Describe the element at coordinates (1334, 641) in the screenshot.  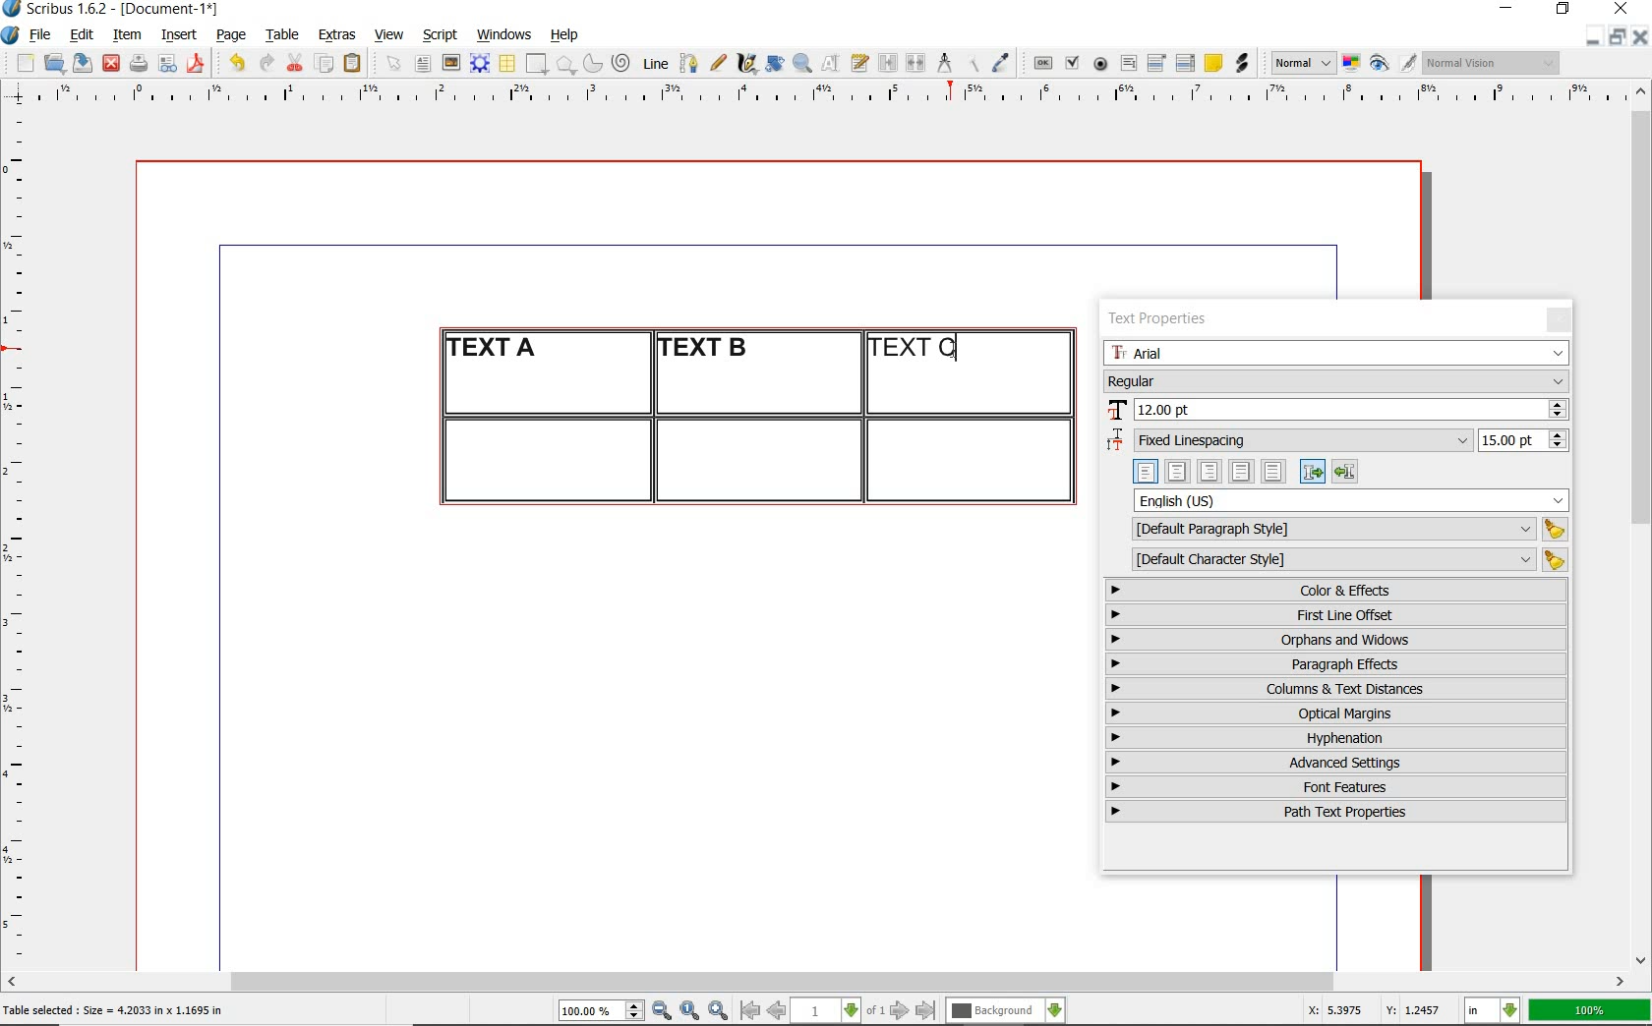
I see `orphans & windows` at that location.